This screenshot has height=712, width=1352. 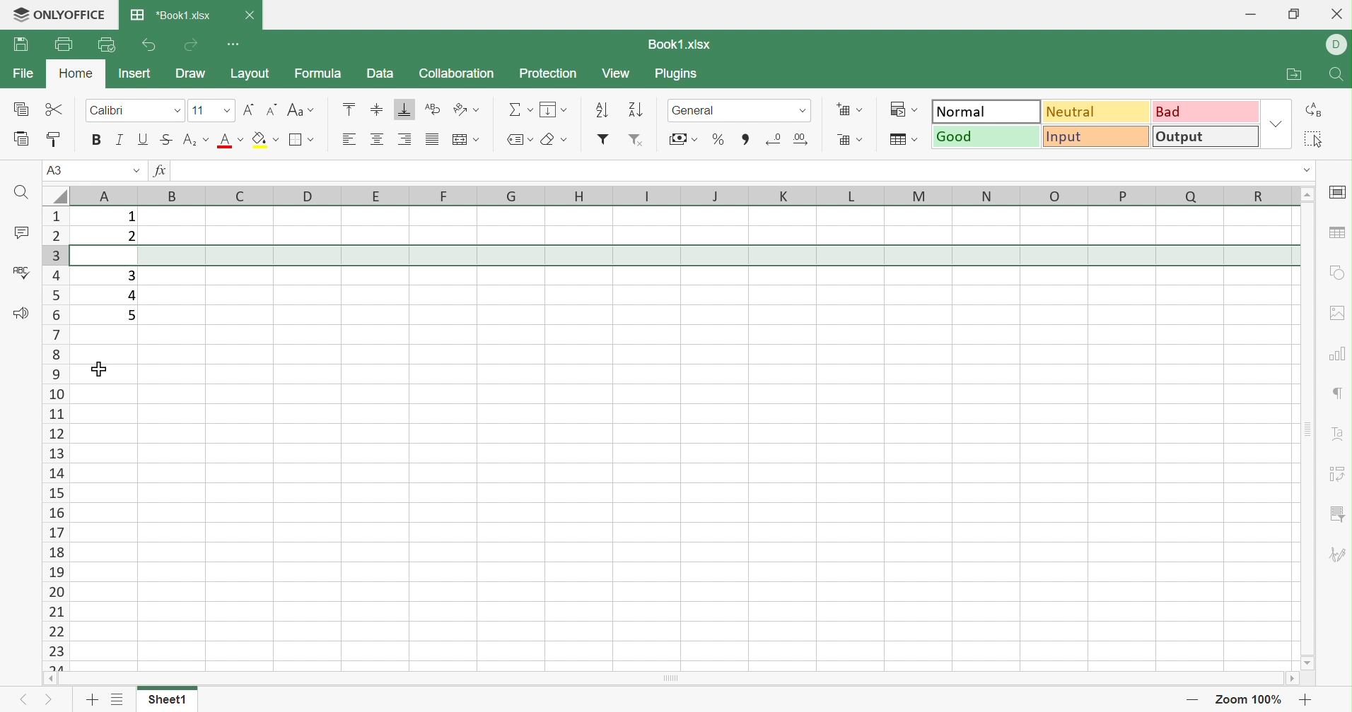 I want to click on Insert cells, so click(x=841, y=109).